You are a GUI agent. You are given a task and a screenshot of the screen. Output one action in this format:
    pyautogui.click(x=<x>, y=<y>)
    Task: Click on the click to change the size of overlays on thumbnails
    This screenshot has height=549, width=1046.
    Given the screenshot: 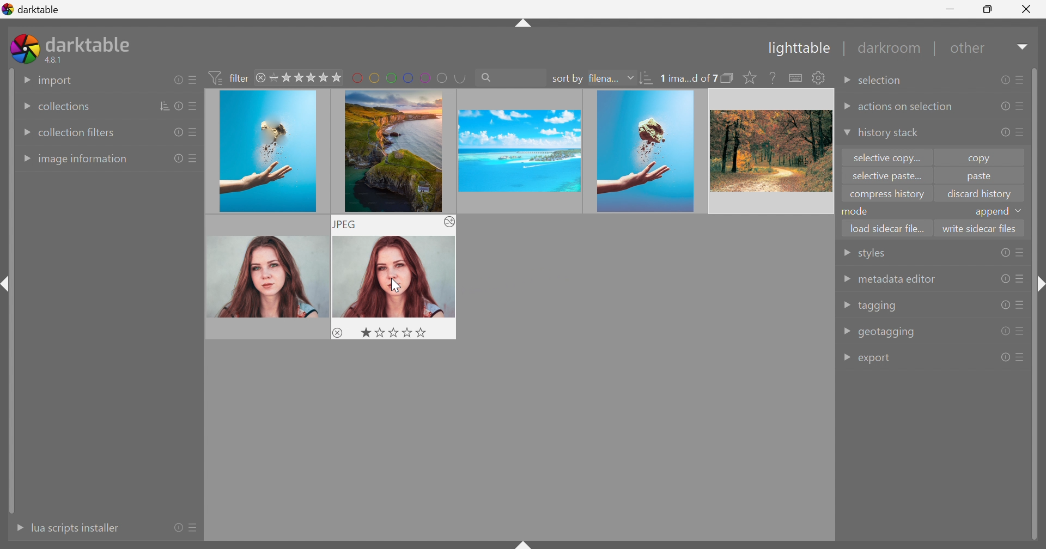 What is the action you would take?
    pyautogui.click(x=747, y=78)
    